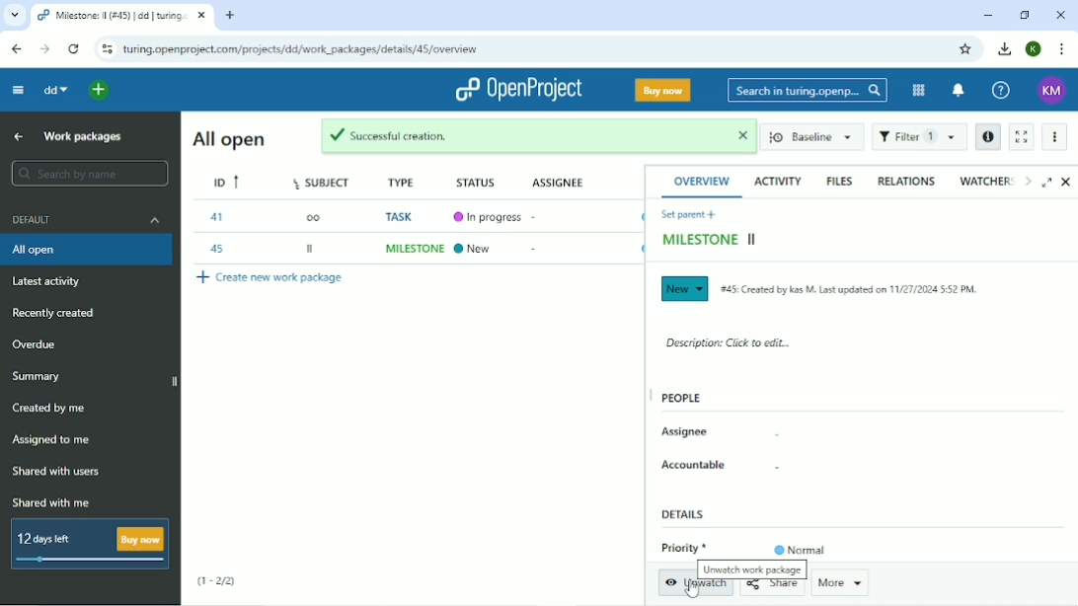 The image size is (1078, 606). I want to click on Reload this page, so click(75, 48).